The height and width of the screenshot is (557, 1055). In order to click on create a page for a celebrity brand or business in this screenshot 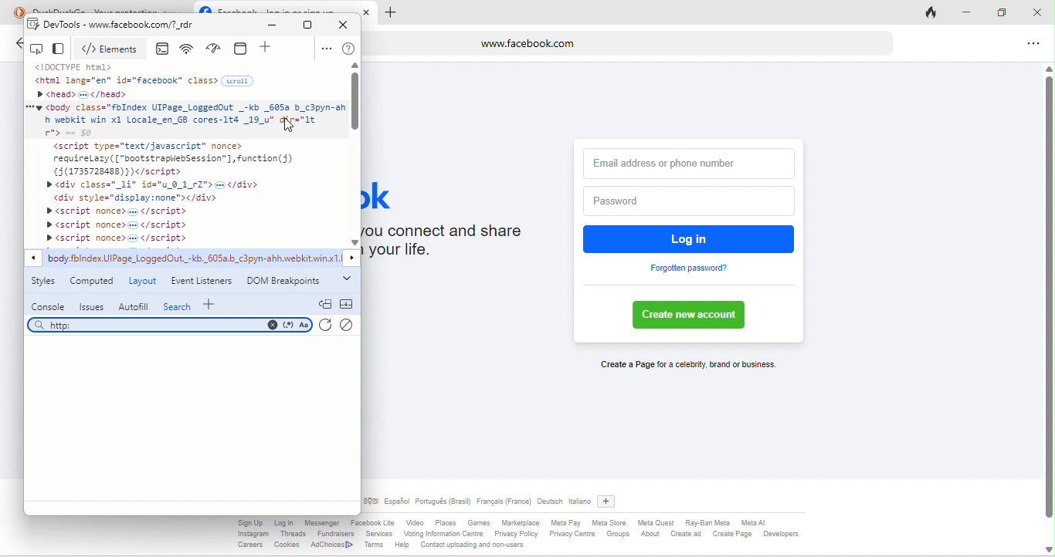, I will do `click(685, 366)`.